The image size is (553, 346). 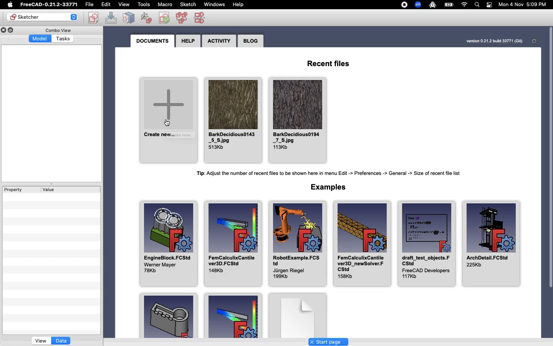 I want to click on Windows, so click(x=214, y=4).